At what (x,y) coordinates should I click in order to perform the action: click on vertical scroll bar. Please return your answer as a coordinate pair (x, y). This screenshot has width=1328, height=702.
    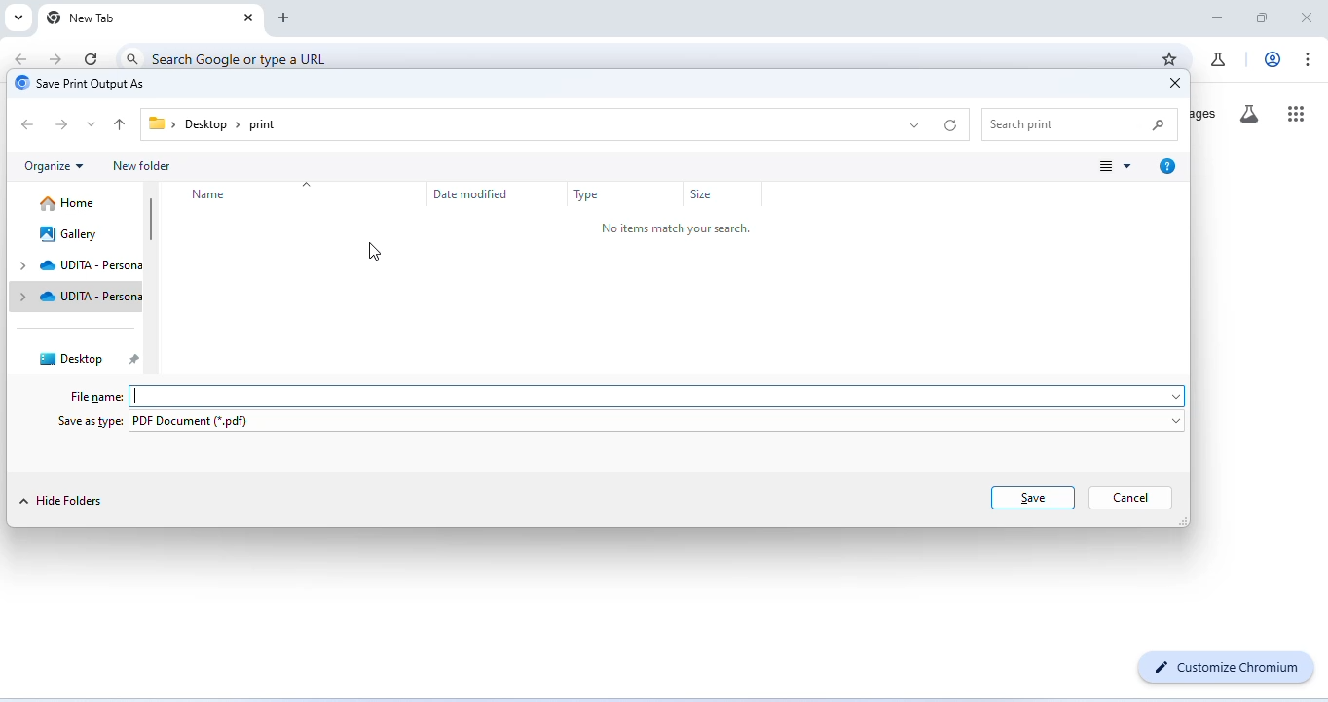
    Looking at the image, I should click on (149, 220).